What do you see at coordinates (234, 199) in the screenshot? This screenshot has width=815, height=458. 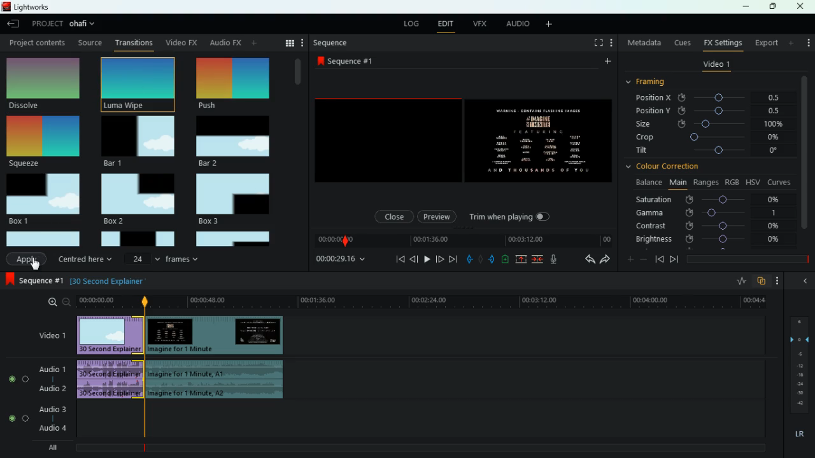 I see `box 3` at bounding box center [234, 199].